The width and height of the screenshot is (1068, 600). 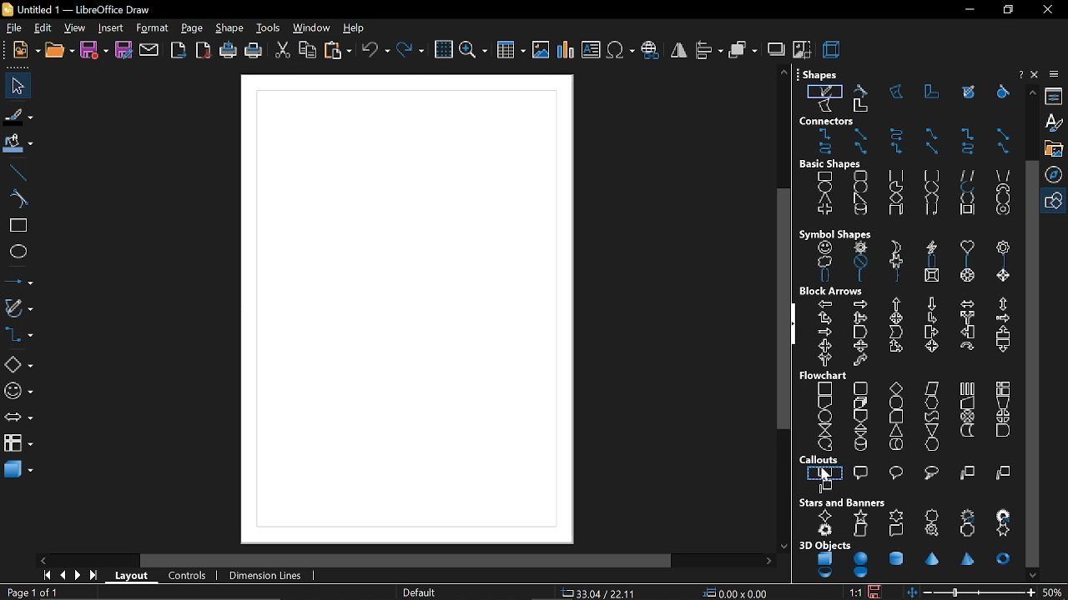 I want to click on insert text, so click(x=592, y=51).